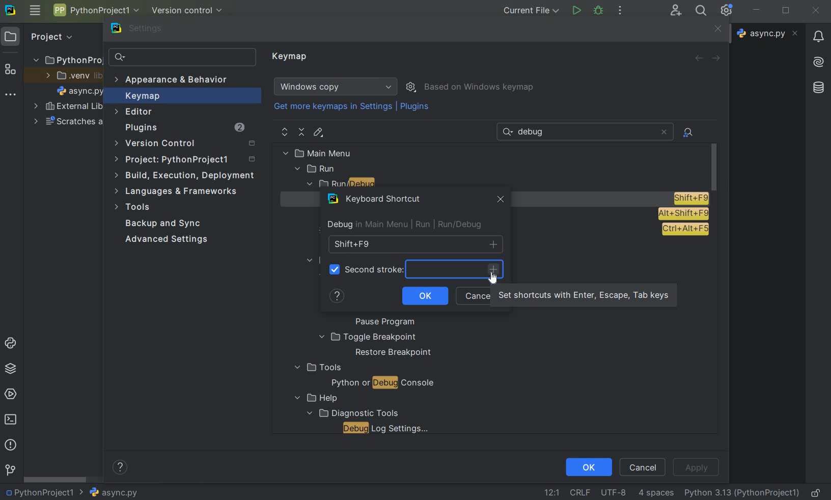 The width and height of the screenshot is (831, 500). I want to click on make file readable only, so click(817, 492).